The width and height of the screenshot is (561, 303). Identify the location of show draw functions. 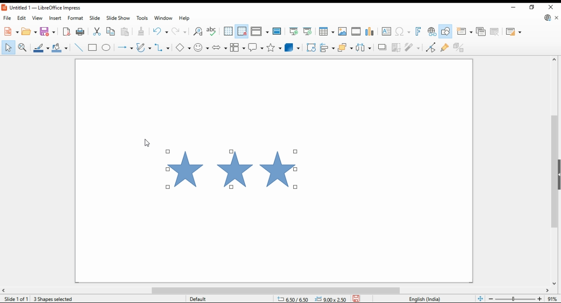
(445, 31).